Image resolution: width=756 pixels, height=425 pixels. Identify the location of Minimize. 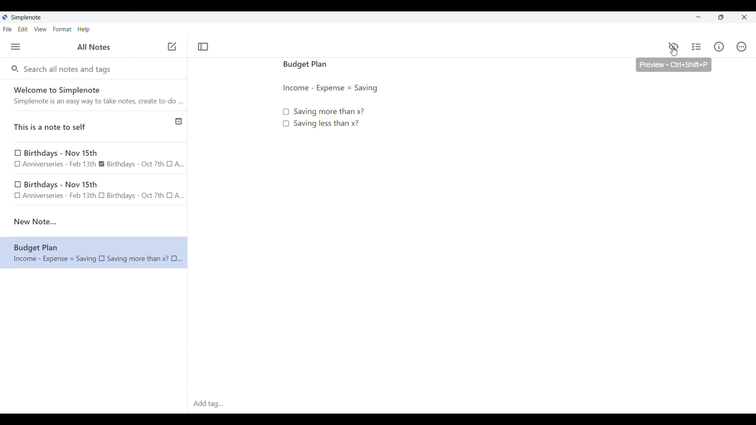
(698, 17).